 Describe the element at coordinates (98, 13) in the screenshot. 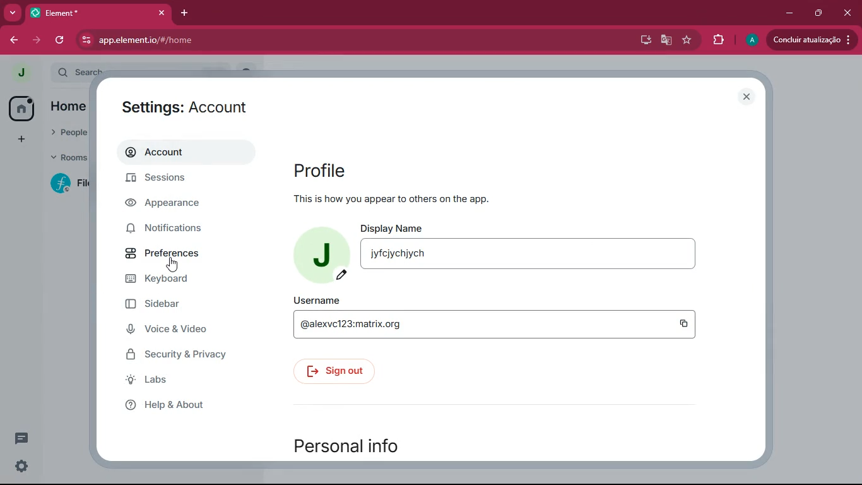

I see `element` at that location.